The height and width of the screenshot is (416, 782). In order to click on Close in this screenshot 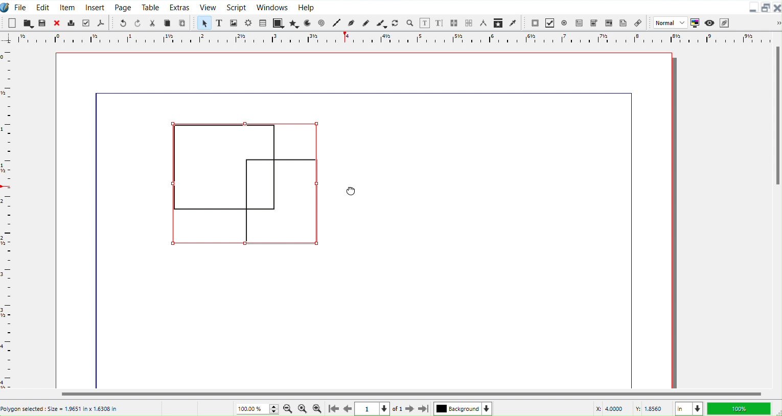, I will do `click(56, 23)`.